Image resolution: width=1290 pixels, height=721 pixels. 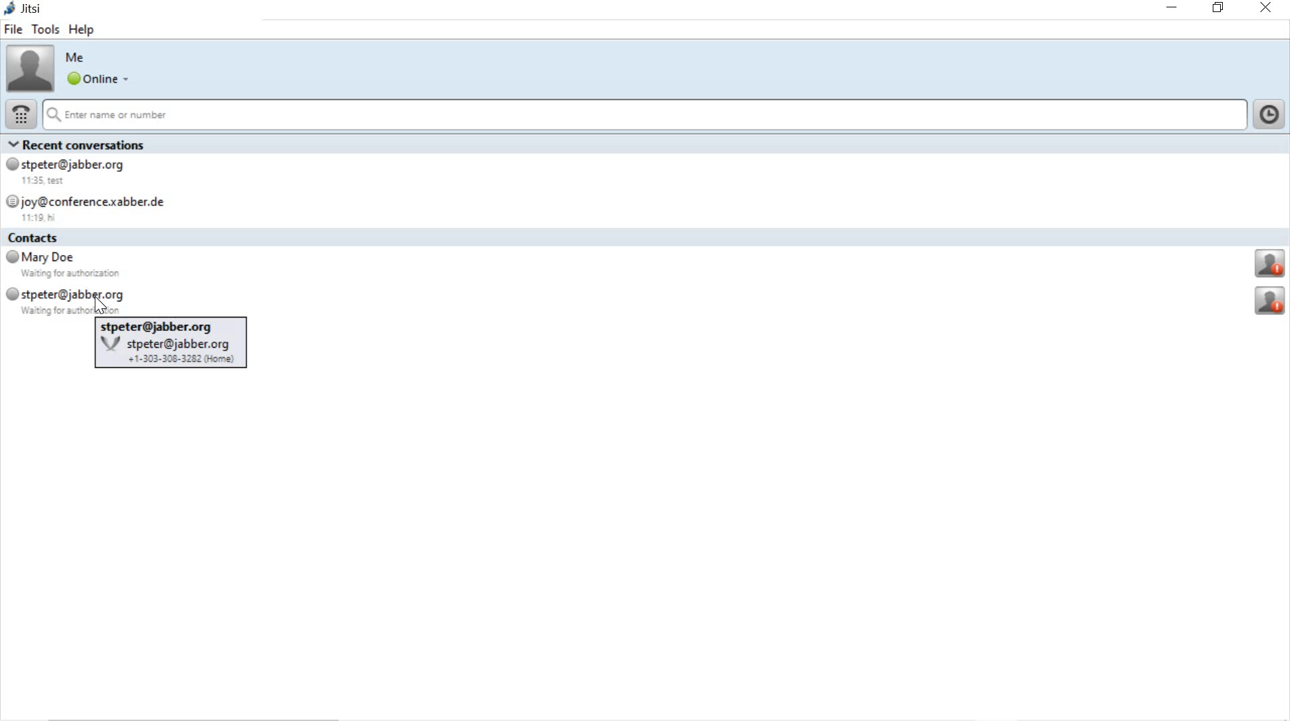 I want to click on help, so click(x=84, y=32).